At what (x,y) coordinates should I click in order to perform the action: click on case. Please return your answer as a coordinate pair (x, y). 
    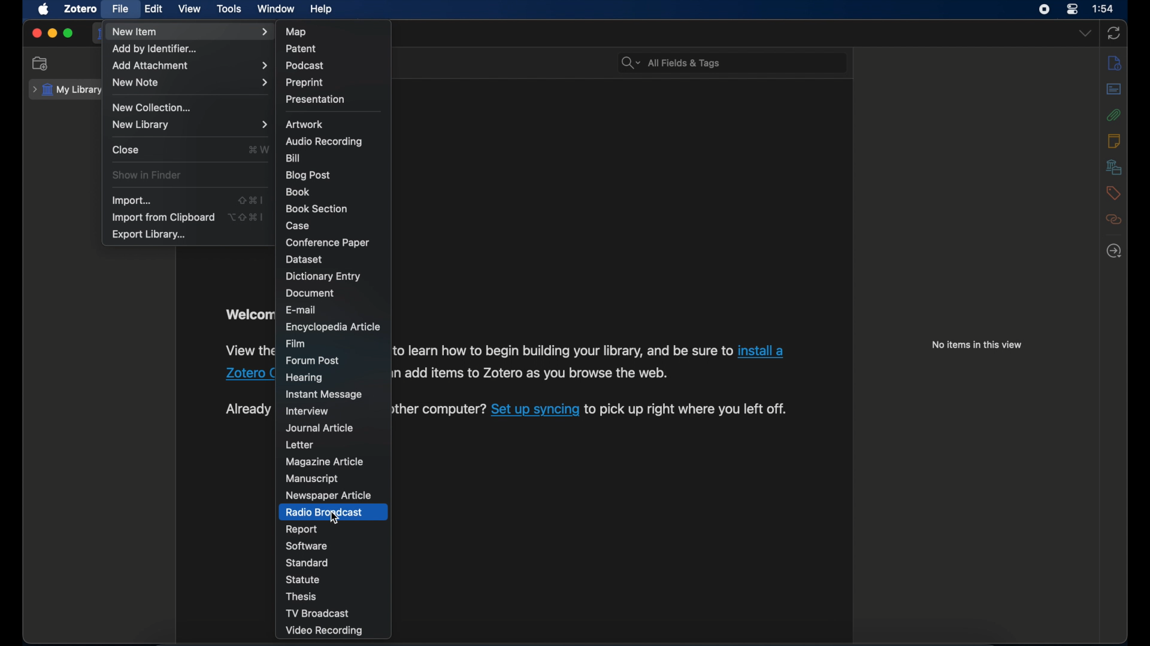
    Looking at the image, I should click on (299, 226).